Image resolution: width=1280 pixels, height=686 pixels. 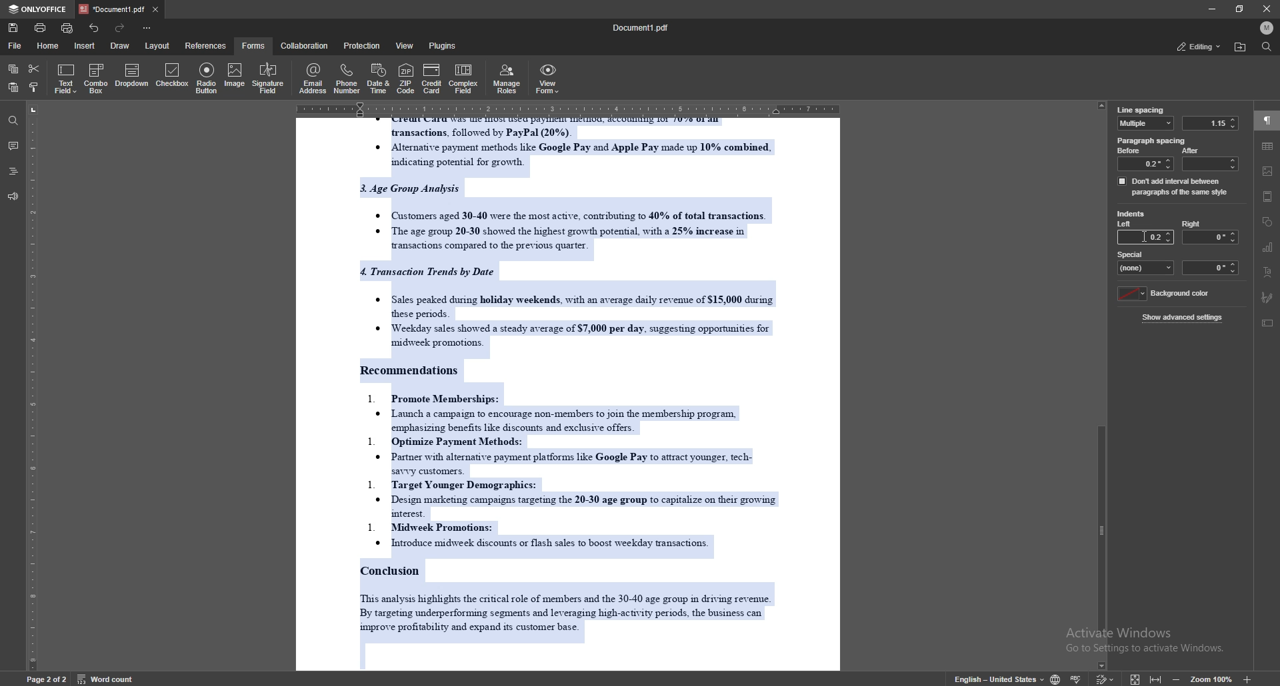 I want to click on scroll bar, so click(x=1104, y=385).